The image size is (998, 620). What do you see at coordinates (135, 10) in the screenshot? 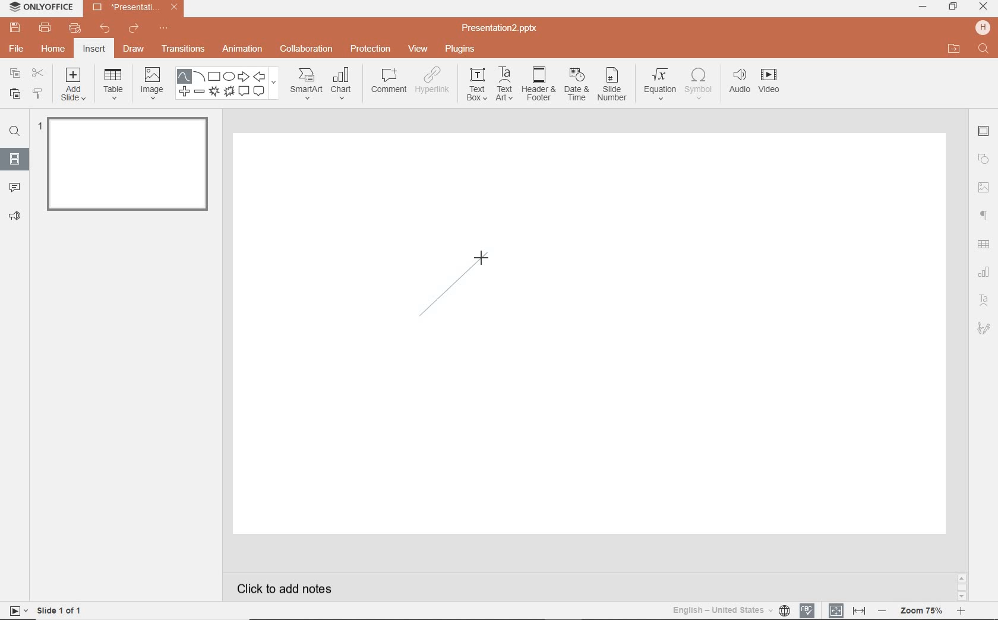
I see `Presentation2.pptx` at bounding box center [135, 10].